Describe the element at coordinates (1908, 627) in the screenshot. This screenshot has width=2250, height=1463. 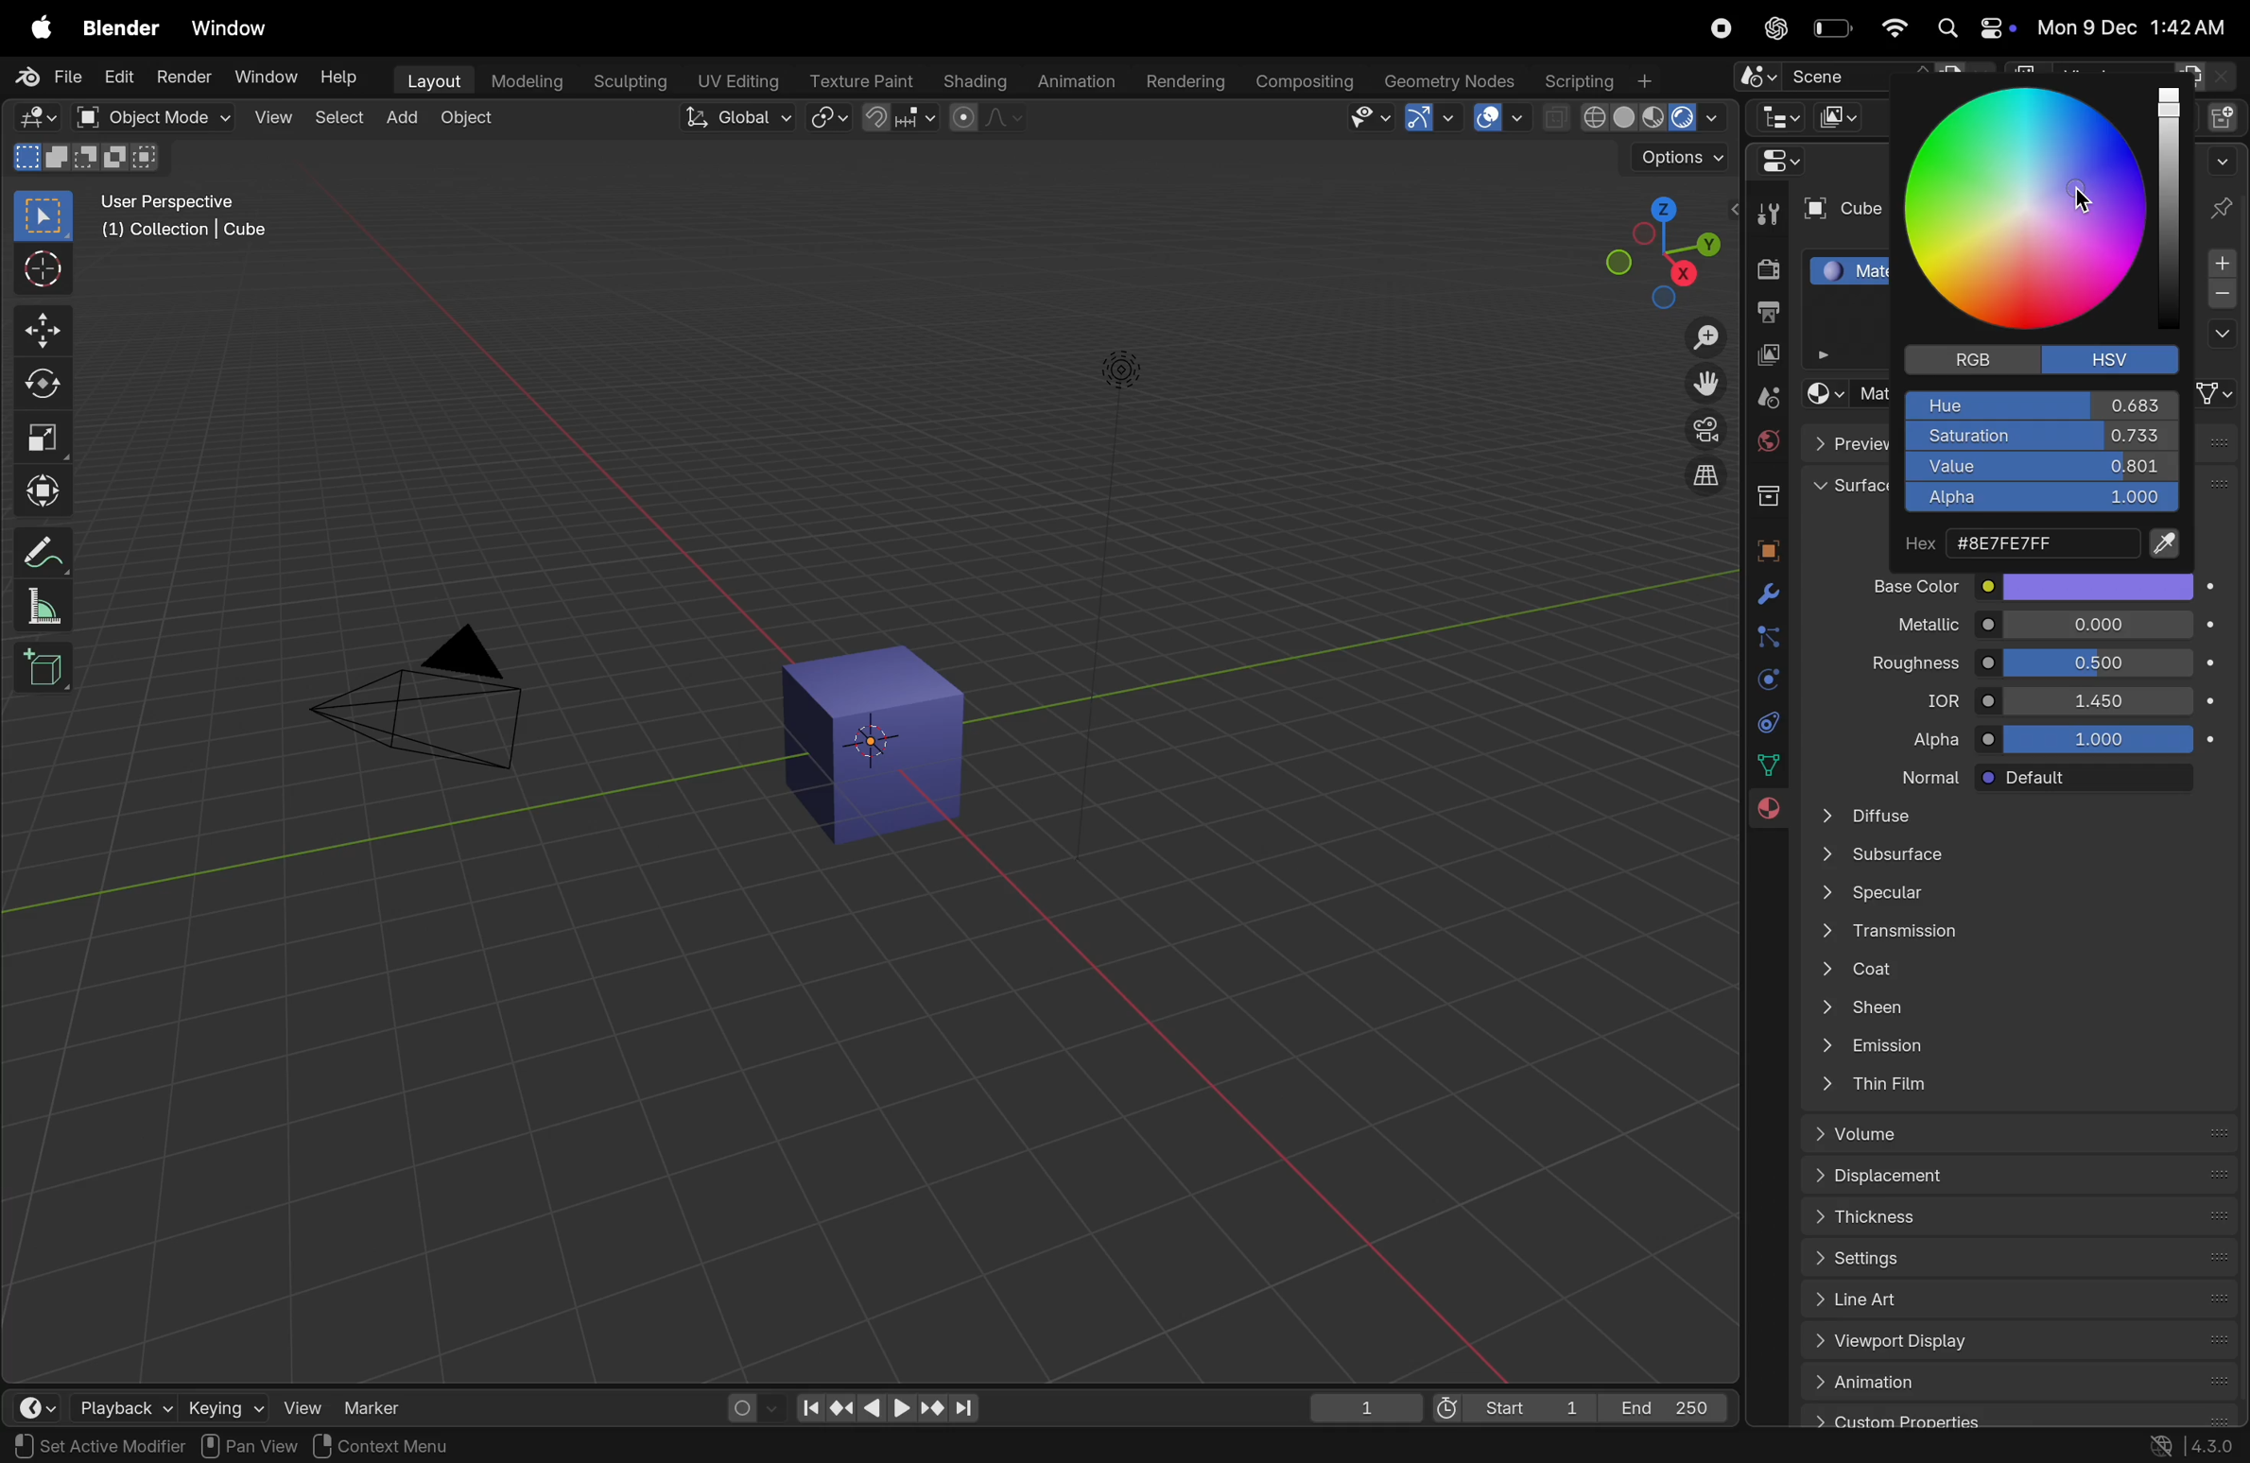
I see `metallic` at that location.